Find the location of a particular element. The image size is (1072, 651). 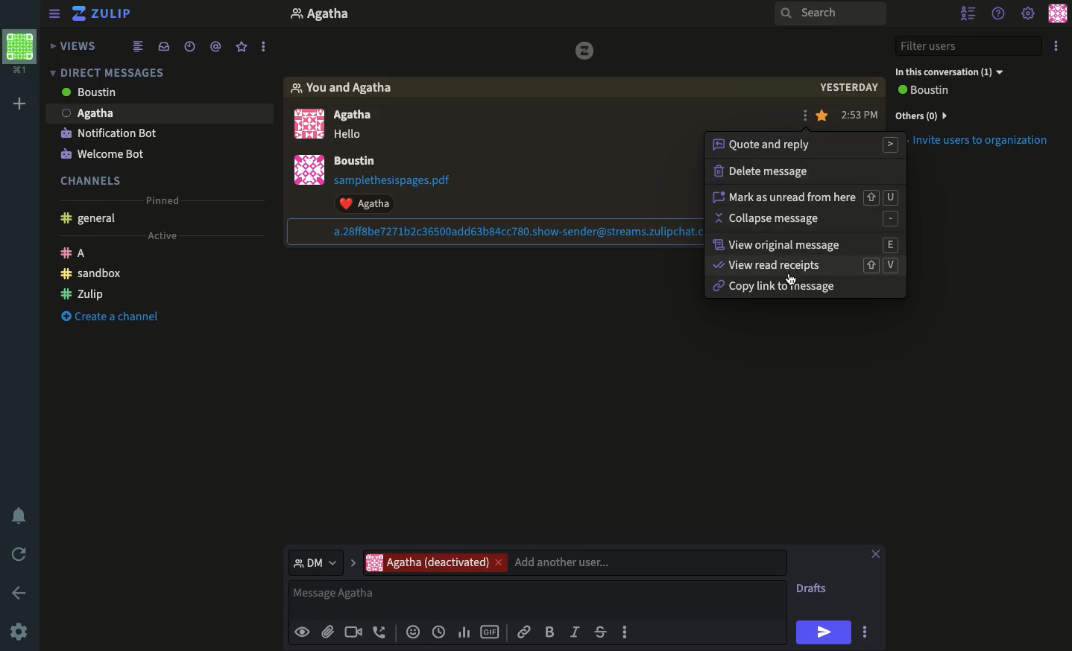

Options is located at coordinates (1056, 45).